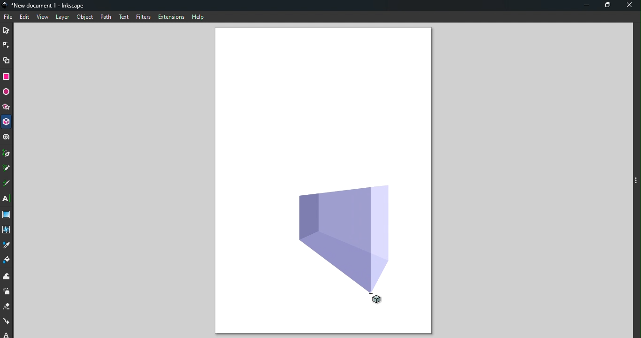  What do you see at coordinates (7, 307) in the screenshot?
I see `Eraser tool` at bounding box center [7, 307].